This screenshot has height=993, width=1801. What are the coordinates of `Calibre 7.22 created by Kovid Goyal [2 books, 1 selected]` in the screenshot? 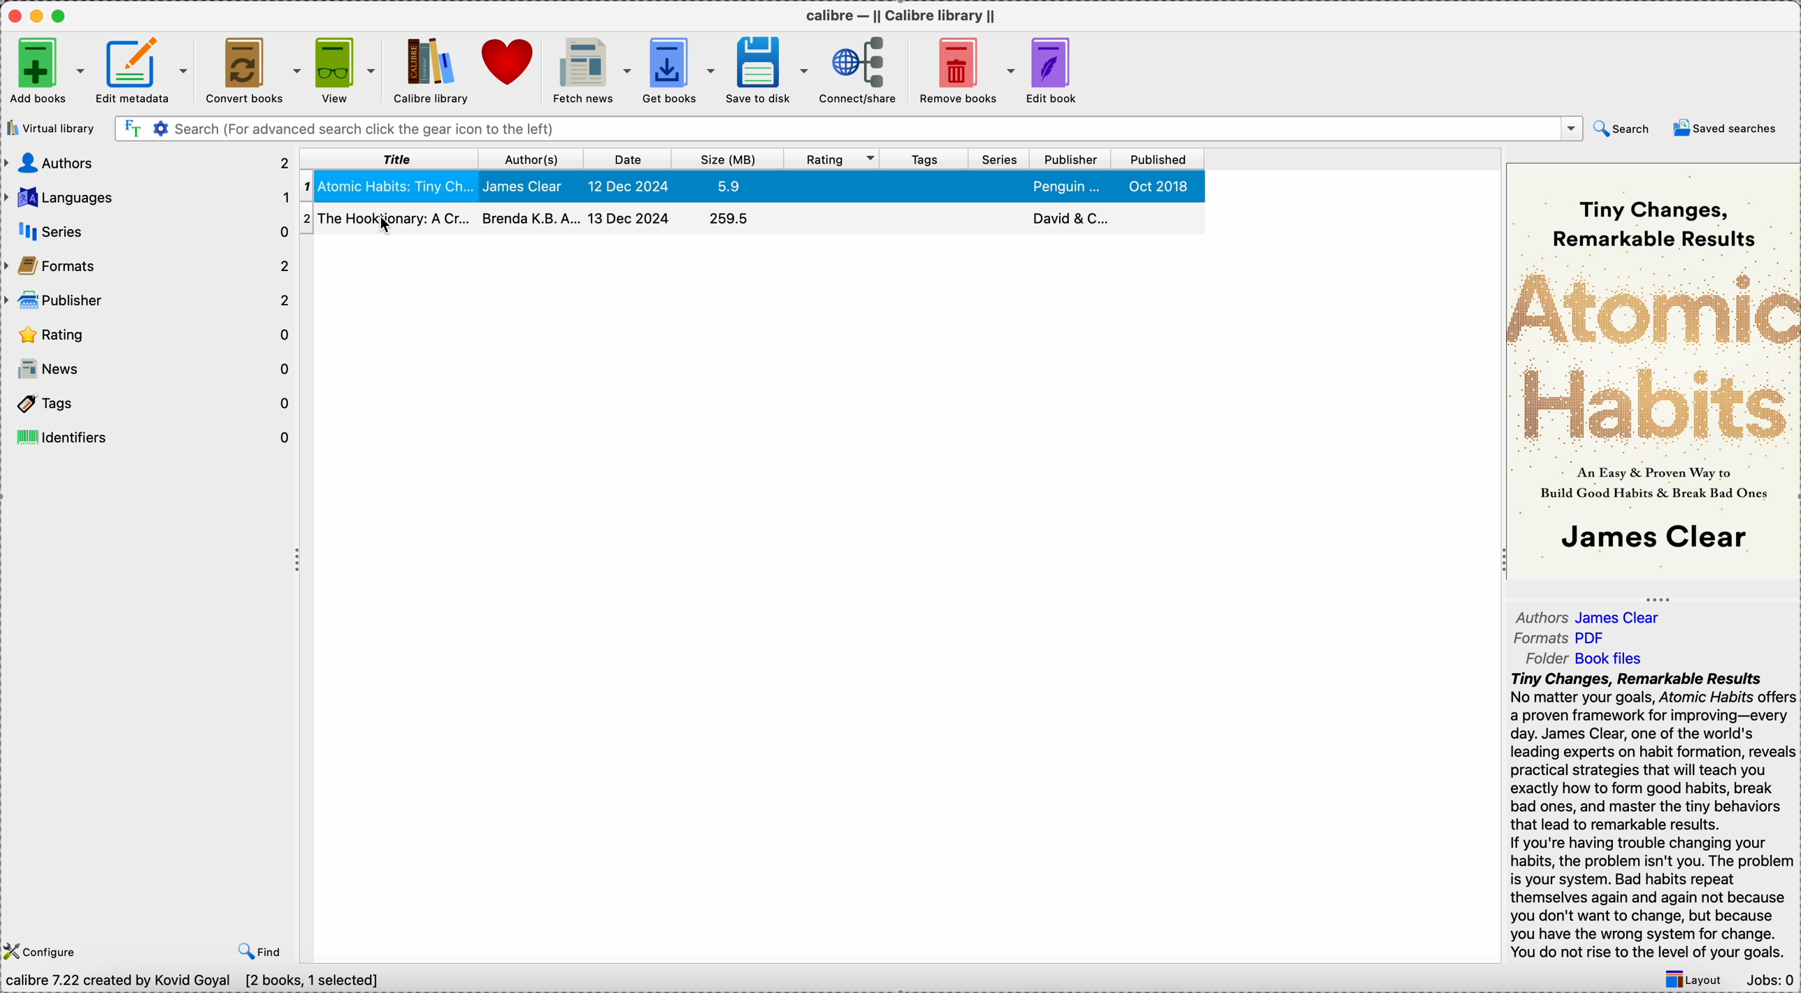 It's located at (194, 980).